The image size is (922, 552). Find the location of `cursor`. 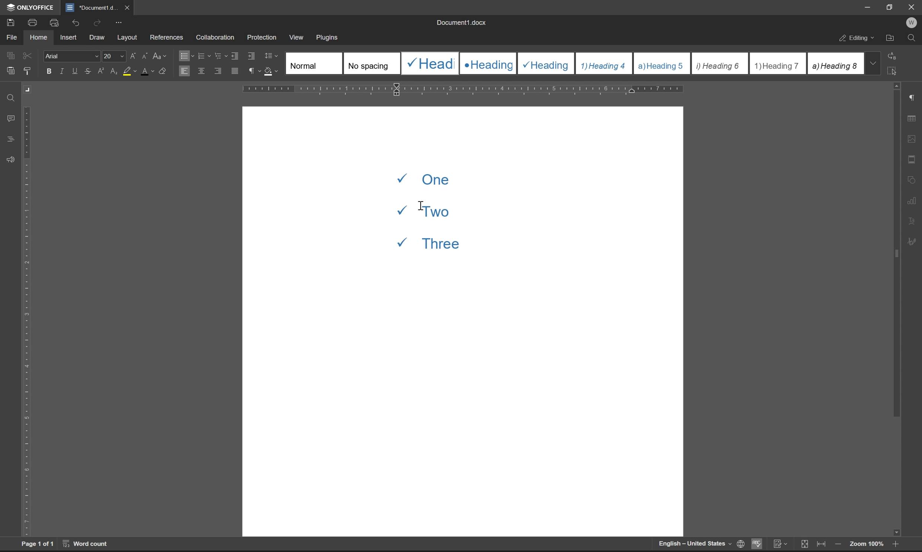

cursor is located at coordinates (420, 205).